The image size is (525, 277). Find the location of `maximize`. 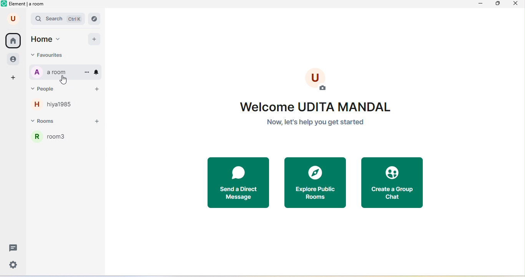

maximize is located at coordinates (498, 4).